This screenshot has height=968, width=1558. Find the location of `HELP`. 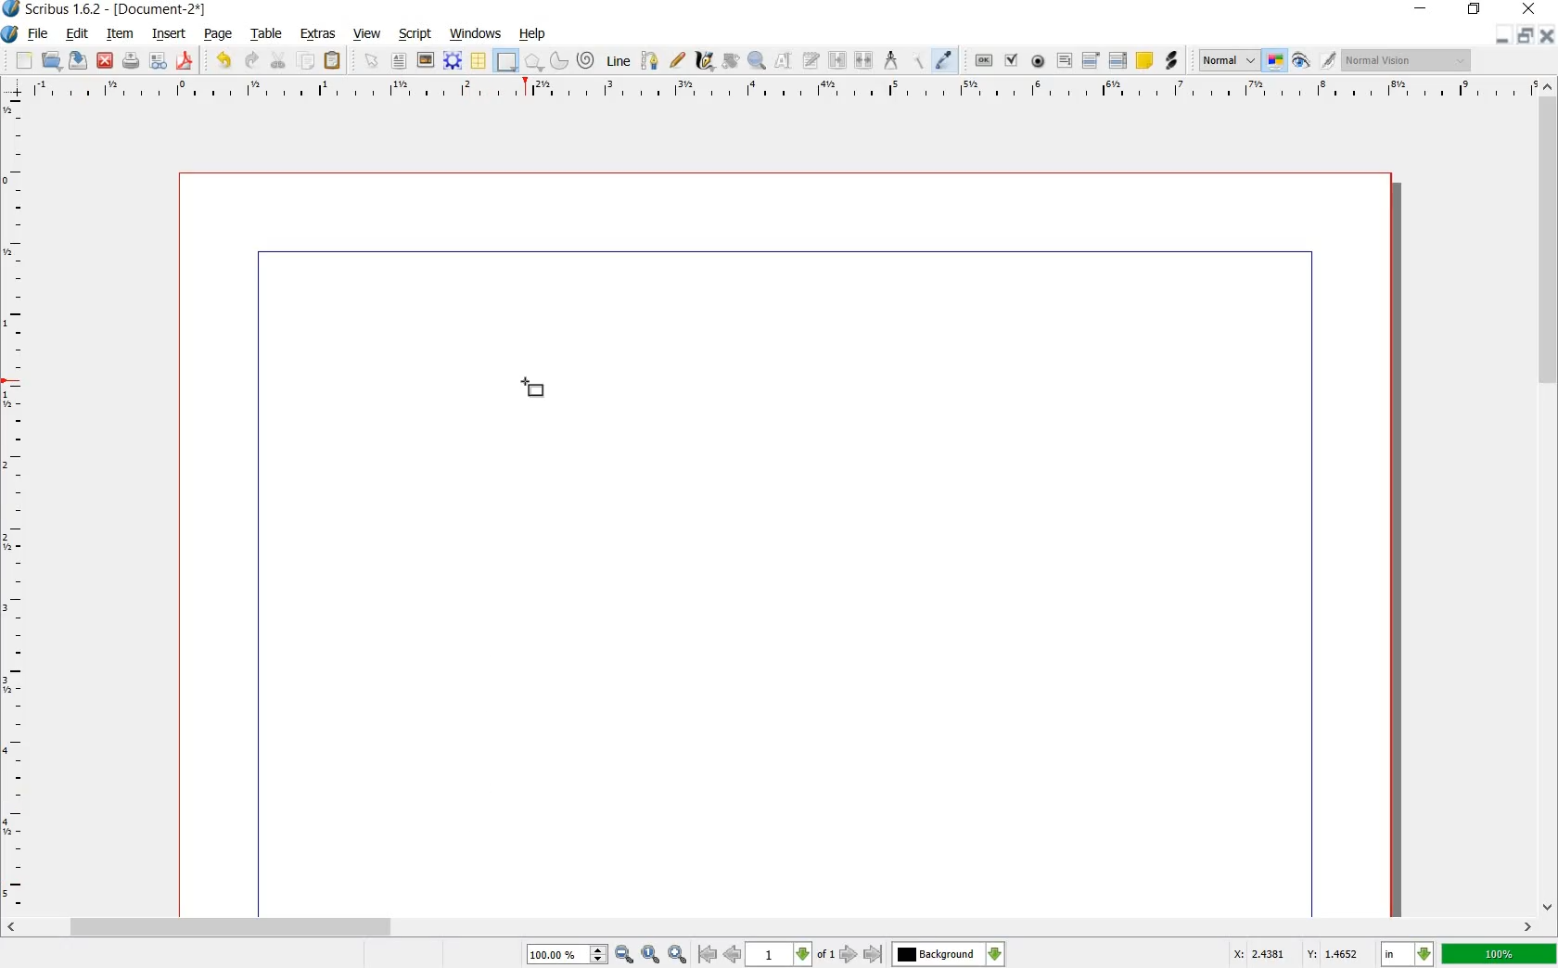

HELP is located at coordinates (532, 35).